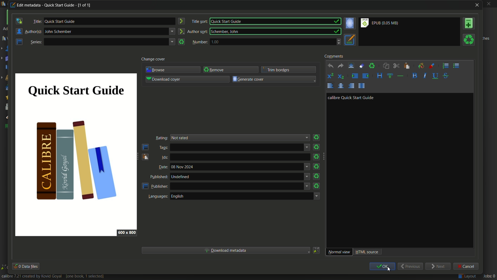 This screenshot has height=280, width=497. Describe the element at coordinates (305, 138) in the screenshot. I see `dropdown` at that location.